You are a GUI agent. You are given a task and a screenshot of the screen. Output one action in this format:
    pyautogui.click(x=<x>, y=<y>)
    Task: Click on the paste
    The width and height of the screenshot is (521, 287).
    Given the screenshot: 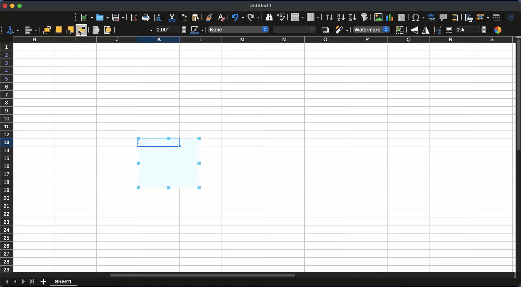 What is the action you would take?
    pyautogui.click(x=183, y=17)
    